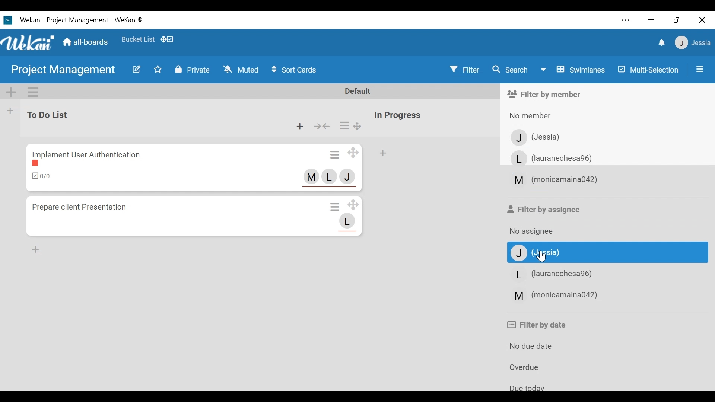 The image size is (715, 402). What do you see at coordinates (29, 42) in the screenshot?
I see `Wekan Logo` at bounding box center [29, 42].